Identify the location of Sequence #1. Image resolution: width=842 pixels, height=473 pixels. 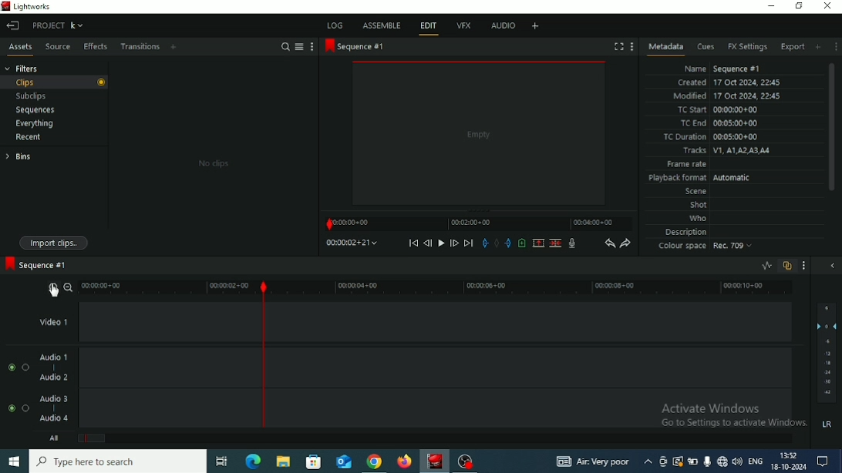
(355, 47).